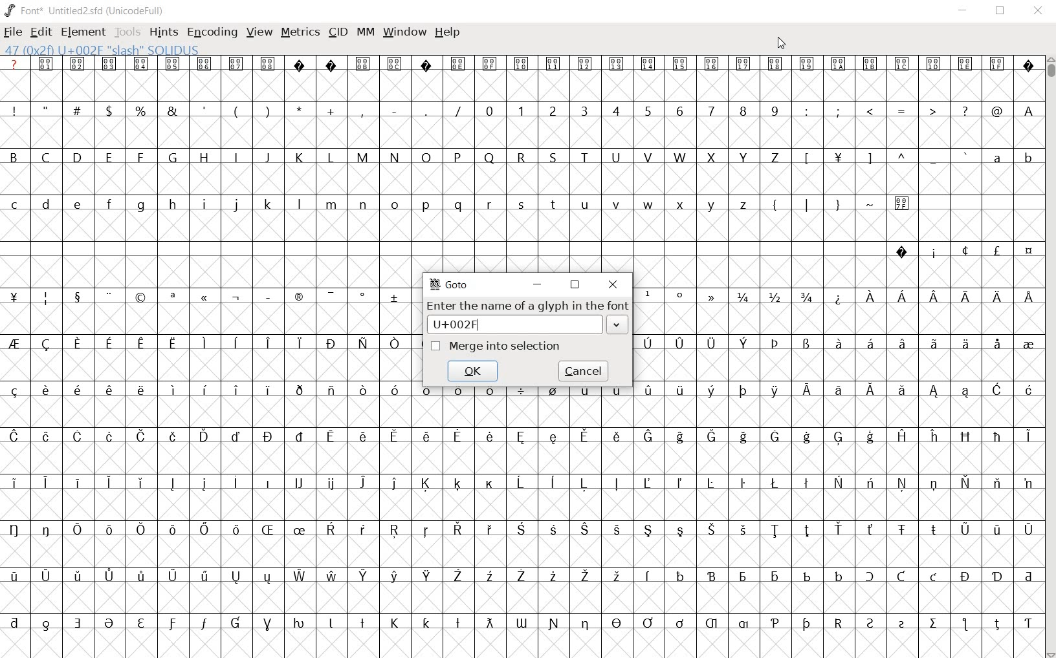 The height and width of the screenshot is (658, 1056). I want to click on empty cells, so click(522, 504).